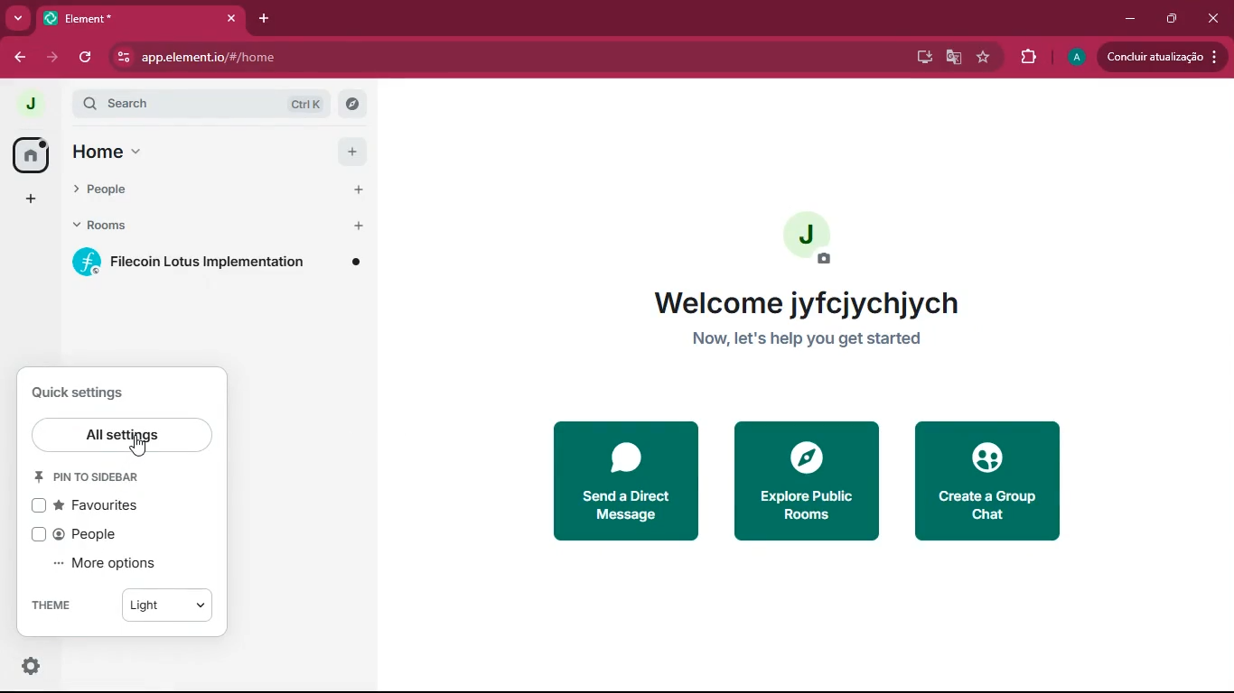 This screenshot has height=693, width=1234. What do you see at coordinates (1075, 58) in the screenshot?
I see `profile` at bounding box center [1075, 58].